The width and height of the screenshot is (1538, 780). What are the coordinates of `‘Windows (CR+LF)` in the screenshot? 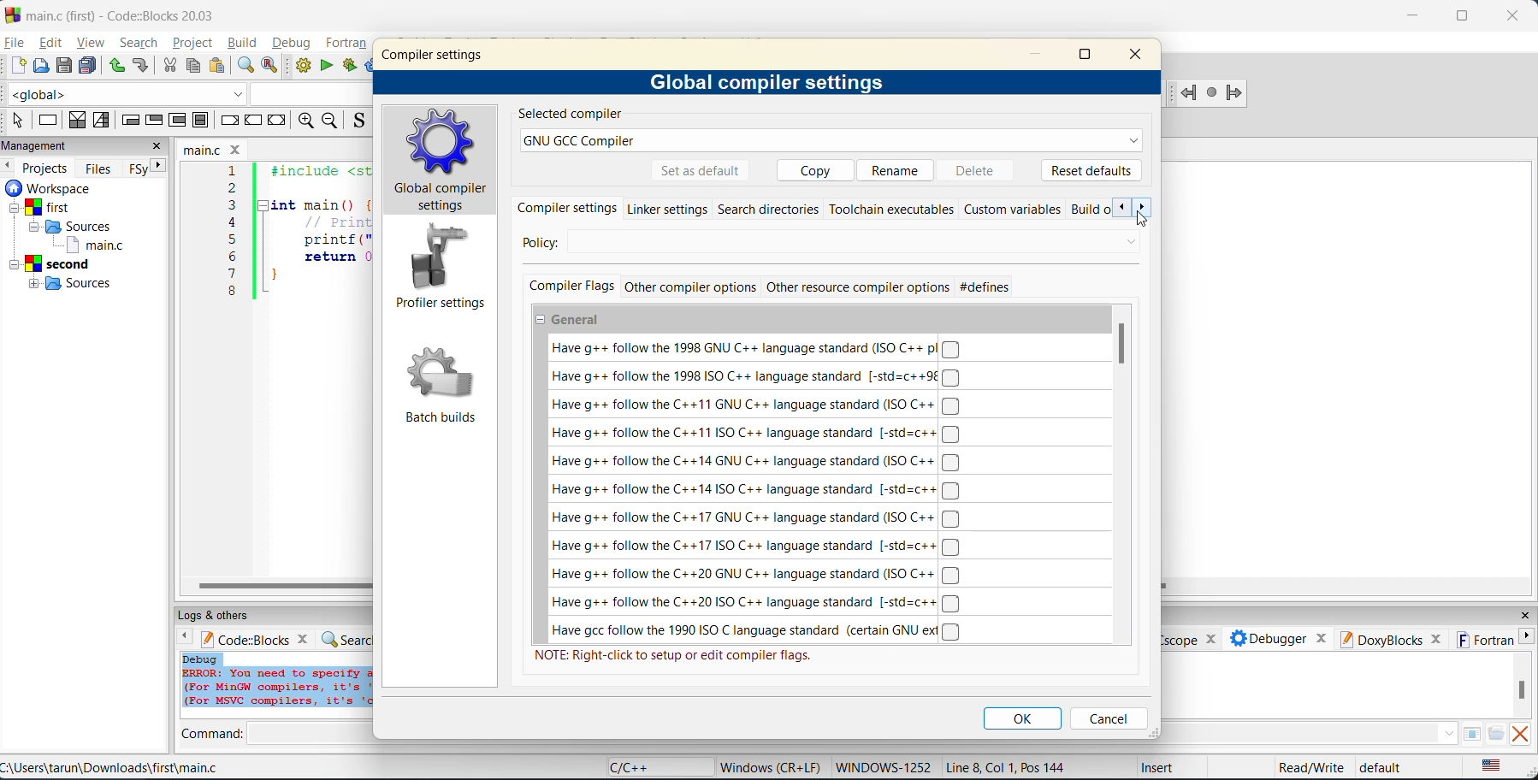 It's located at (768, 765).